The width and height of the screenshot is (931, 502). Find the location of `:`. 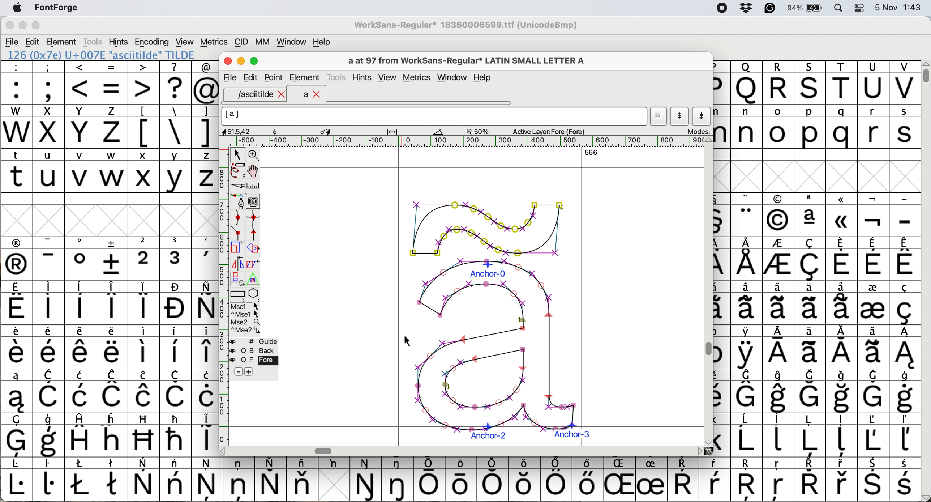

: is located at coordinates (17, 83).